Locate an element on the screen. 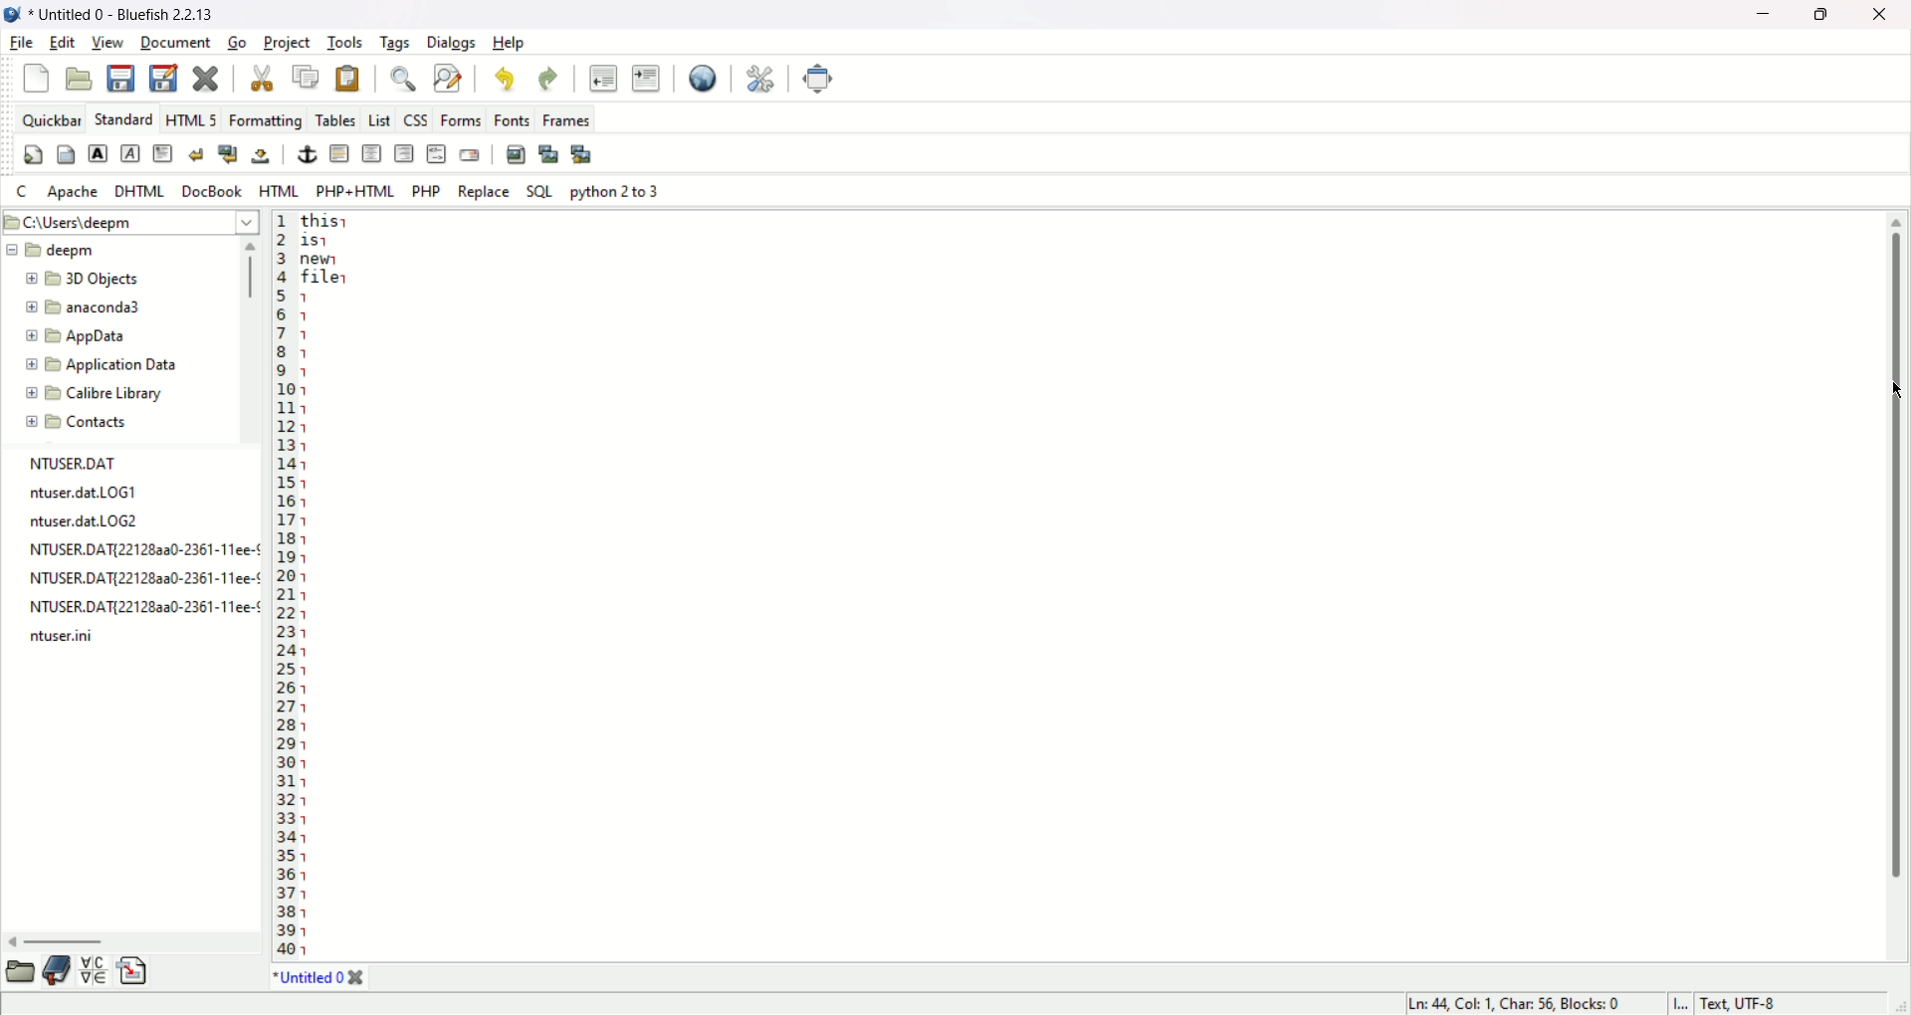  Apache is located at coordinates (73, 192).